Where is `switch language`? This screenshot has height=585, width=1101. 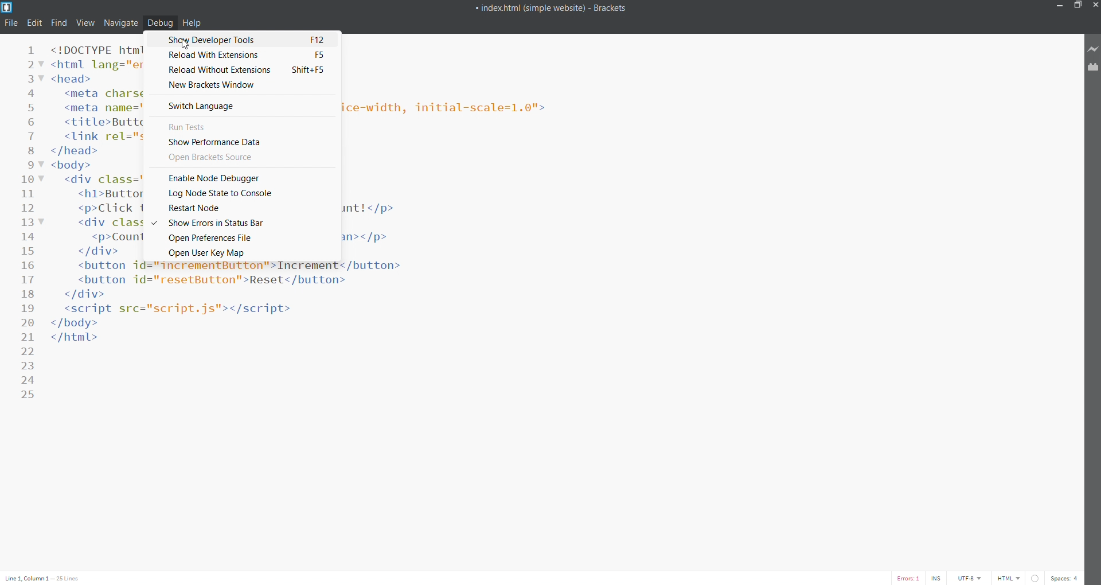 switch language is located at coordinates (241, 106).